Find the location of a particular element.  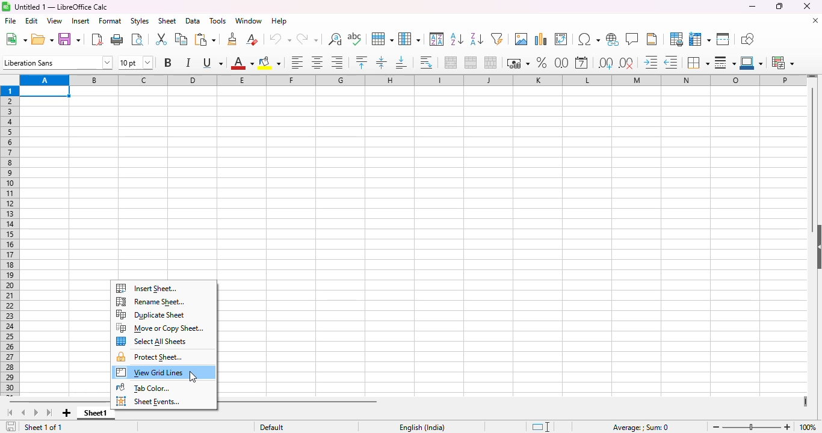

scroll to last sheet is located at coordinates (49, 413).